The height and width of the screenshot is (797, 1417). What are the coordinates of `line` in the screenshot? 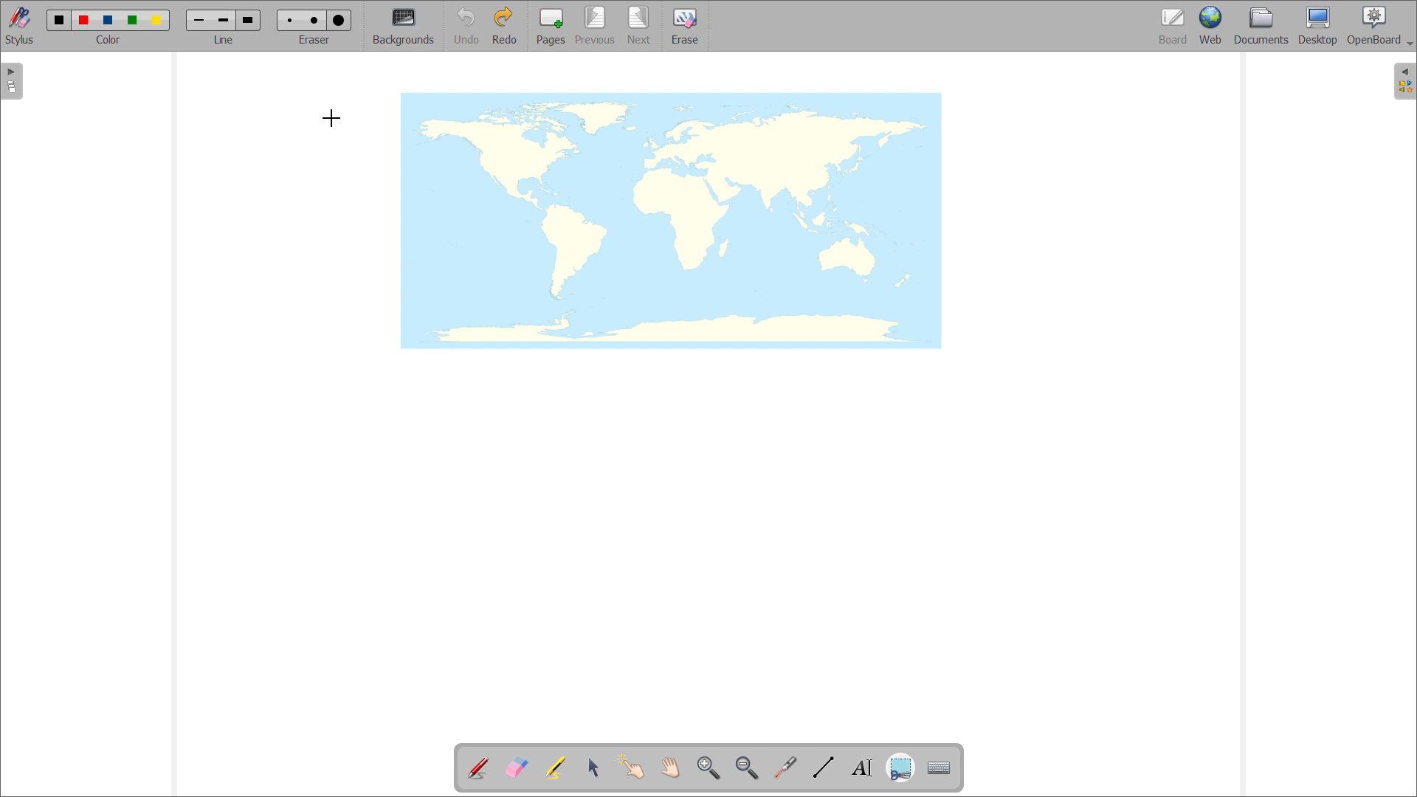 It's located at (224, 39).